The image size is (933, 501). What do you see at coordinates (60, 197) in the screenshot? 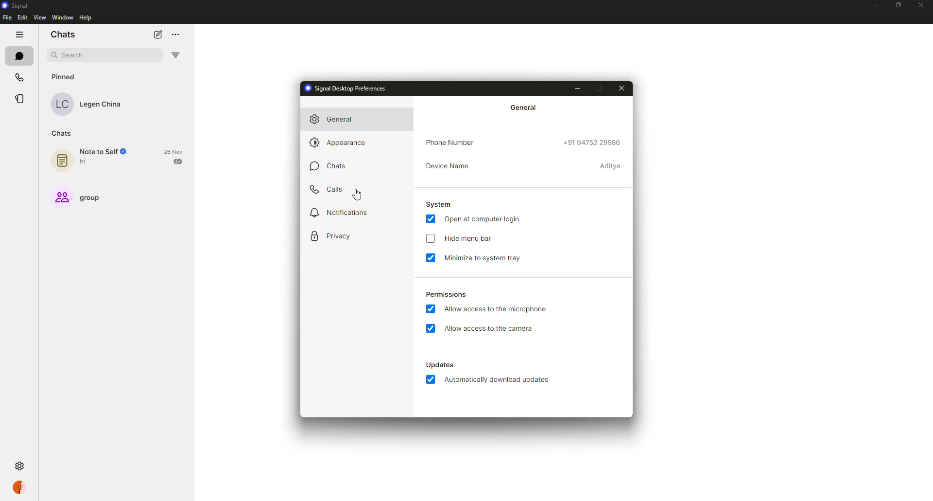
I see `group` at bounding box center [60, 197].